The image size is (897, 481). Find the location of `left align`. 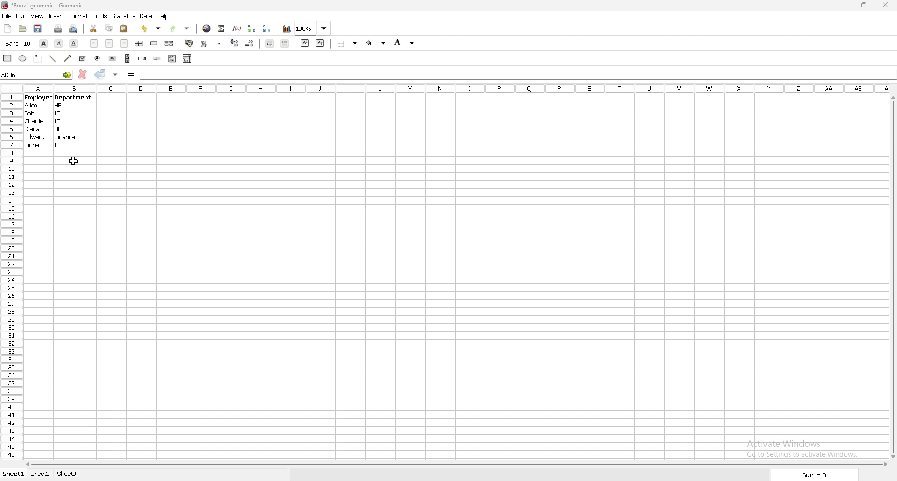

left align is located at coordinates (94, 43).